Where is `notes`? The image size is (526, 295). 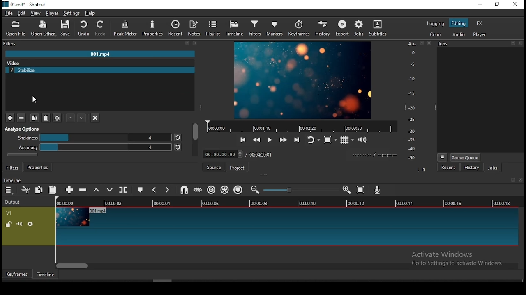
notes is located at coordinates (194, 28).